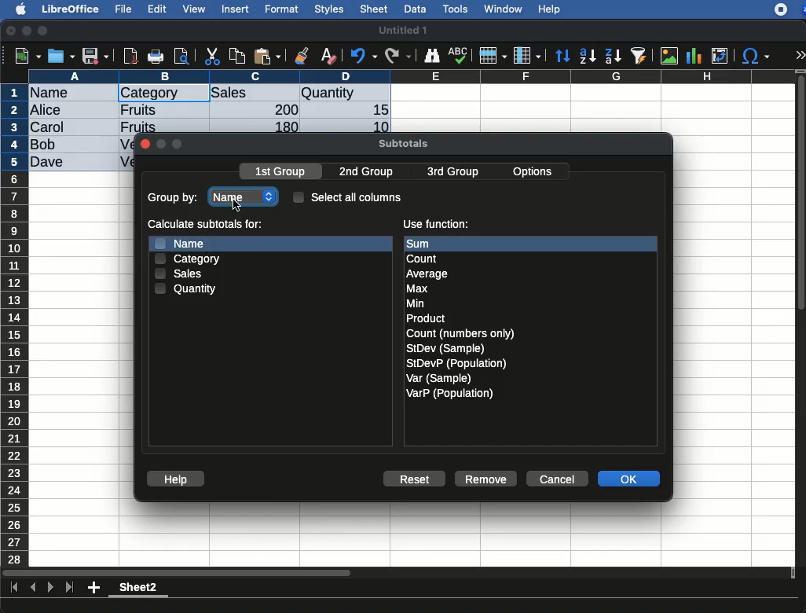  I want to click on selected, so click(193, 93).